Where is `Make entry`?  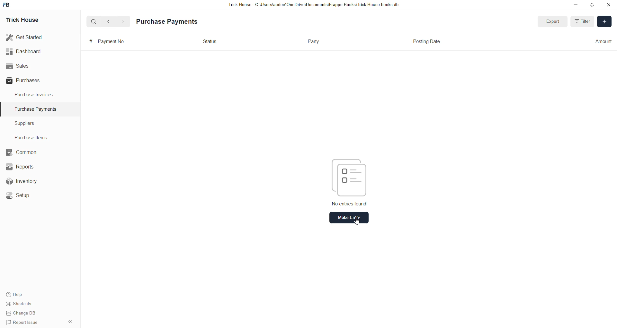
Make entry is located at coordinates (349, 217).